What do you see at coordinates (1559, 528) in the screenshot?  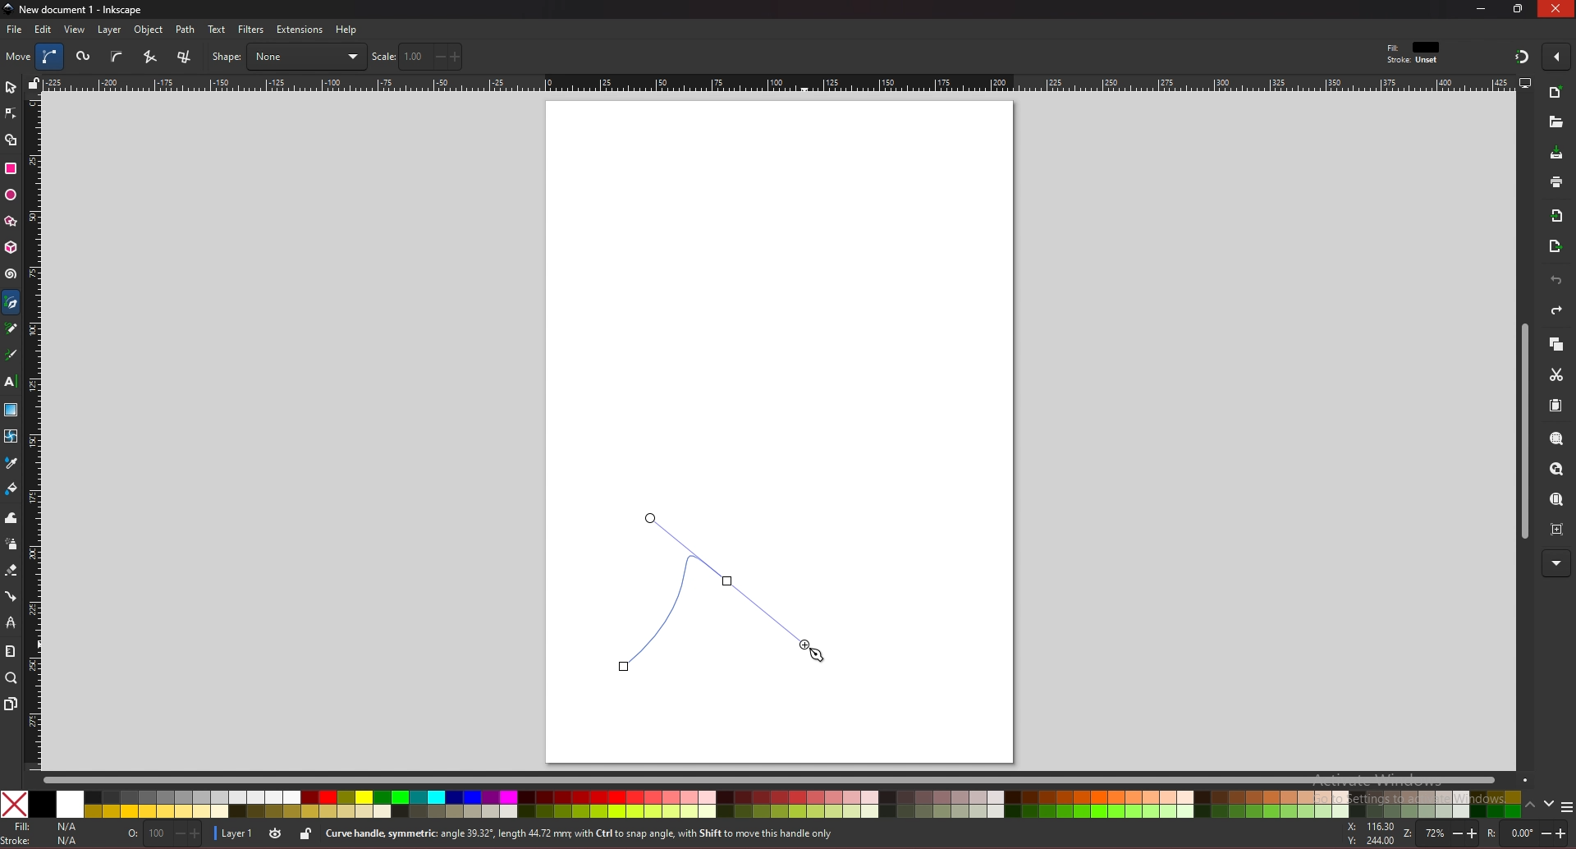 I see `zoom centre page` at bounding box center [1559, 528].